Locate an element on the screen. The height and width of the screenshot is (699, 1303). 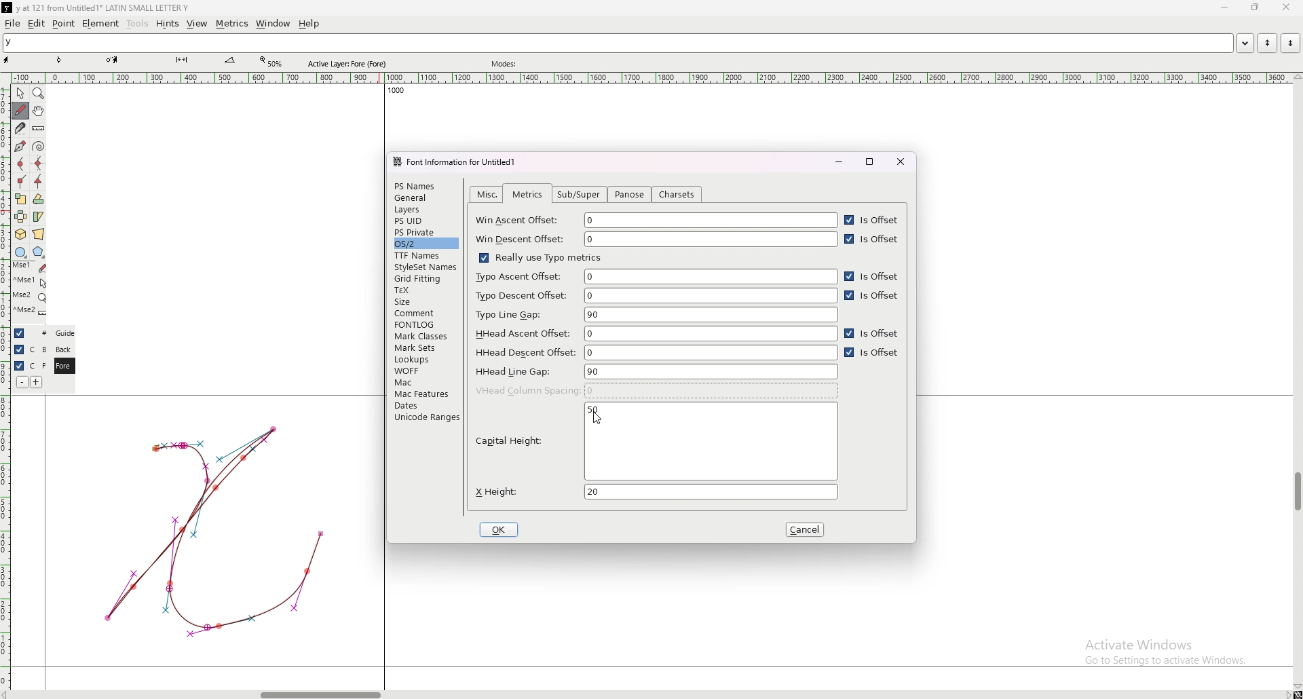
ps uid is located at coordinates (426, 221).